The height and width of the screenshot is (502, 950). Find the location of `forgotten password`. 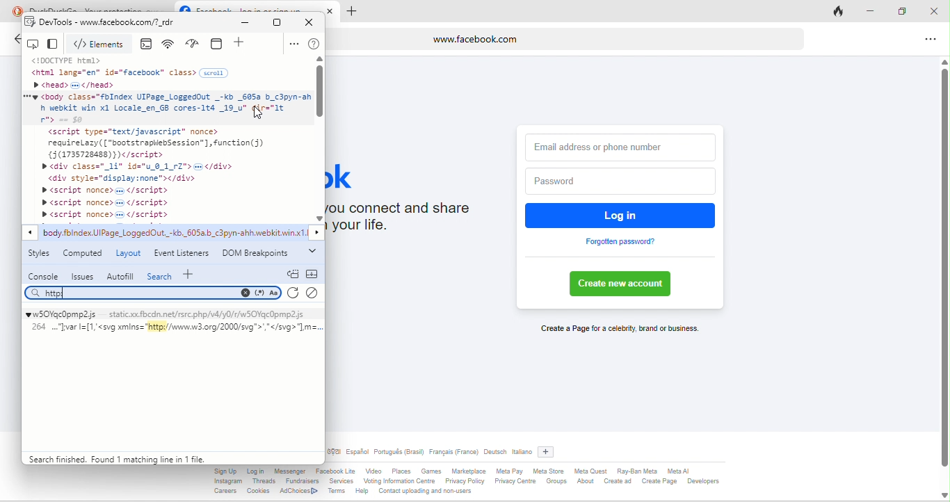

forgotten password is located at coordinates (621, 242).